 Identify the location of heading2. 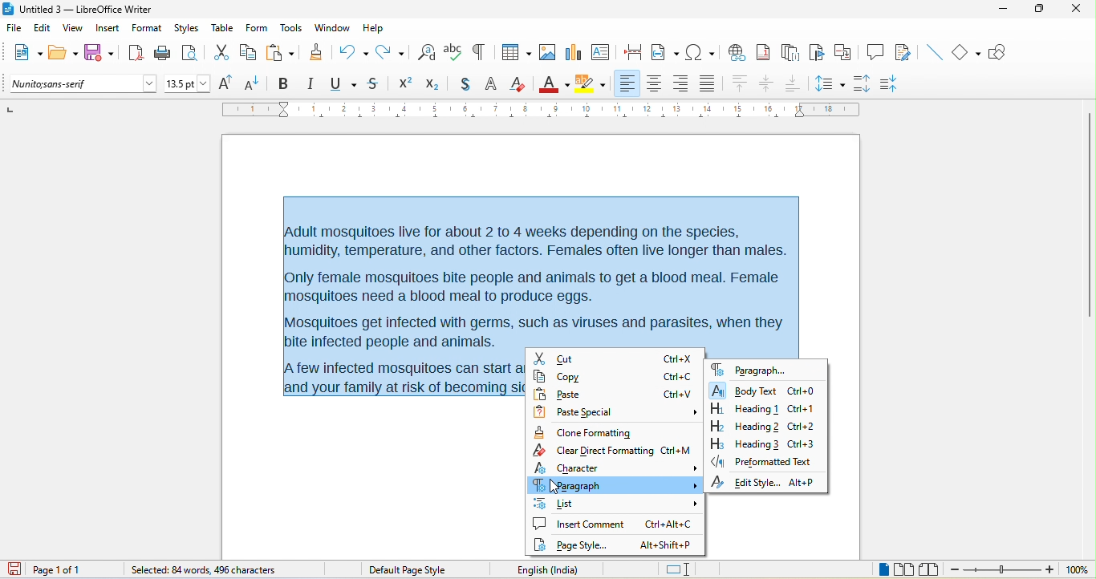
(743, 426).